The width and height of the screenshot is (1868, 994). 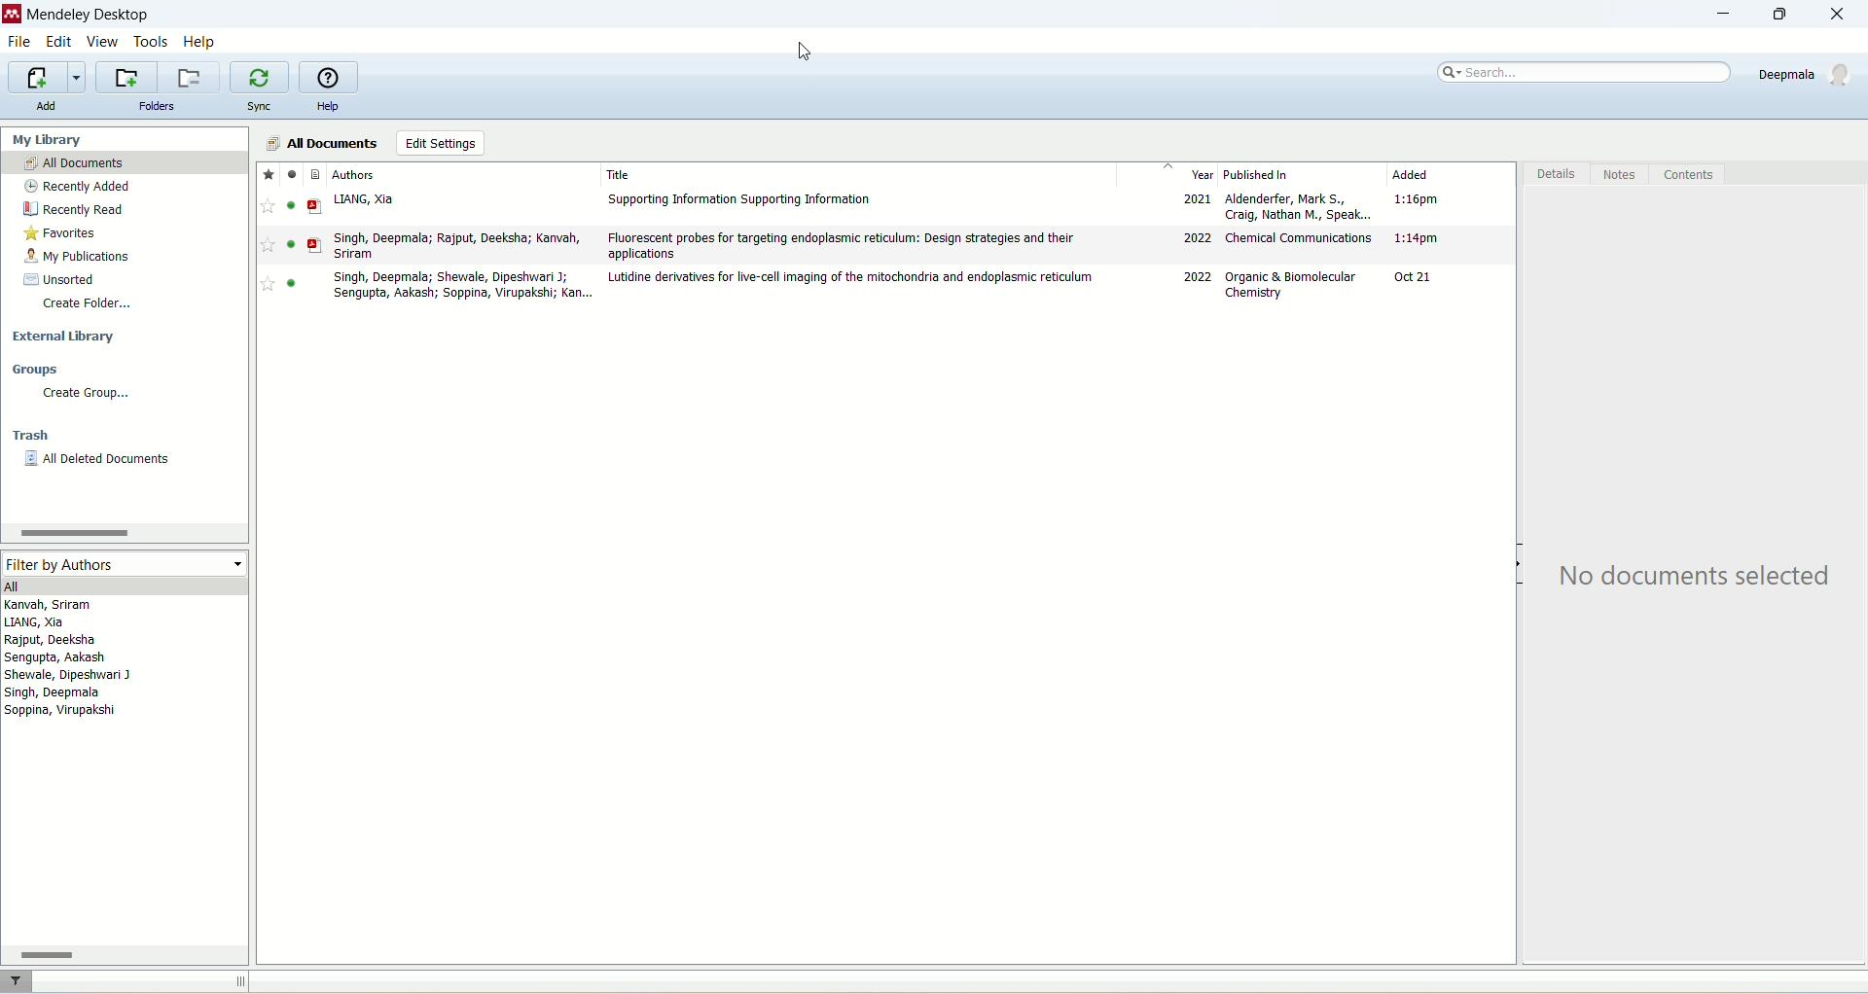 What do you see at coordinates (323, 142) in the screenshot?
I see `all documents` at bounding box center [323, 142].